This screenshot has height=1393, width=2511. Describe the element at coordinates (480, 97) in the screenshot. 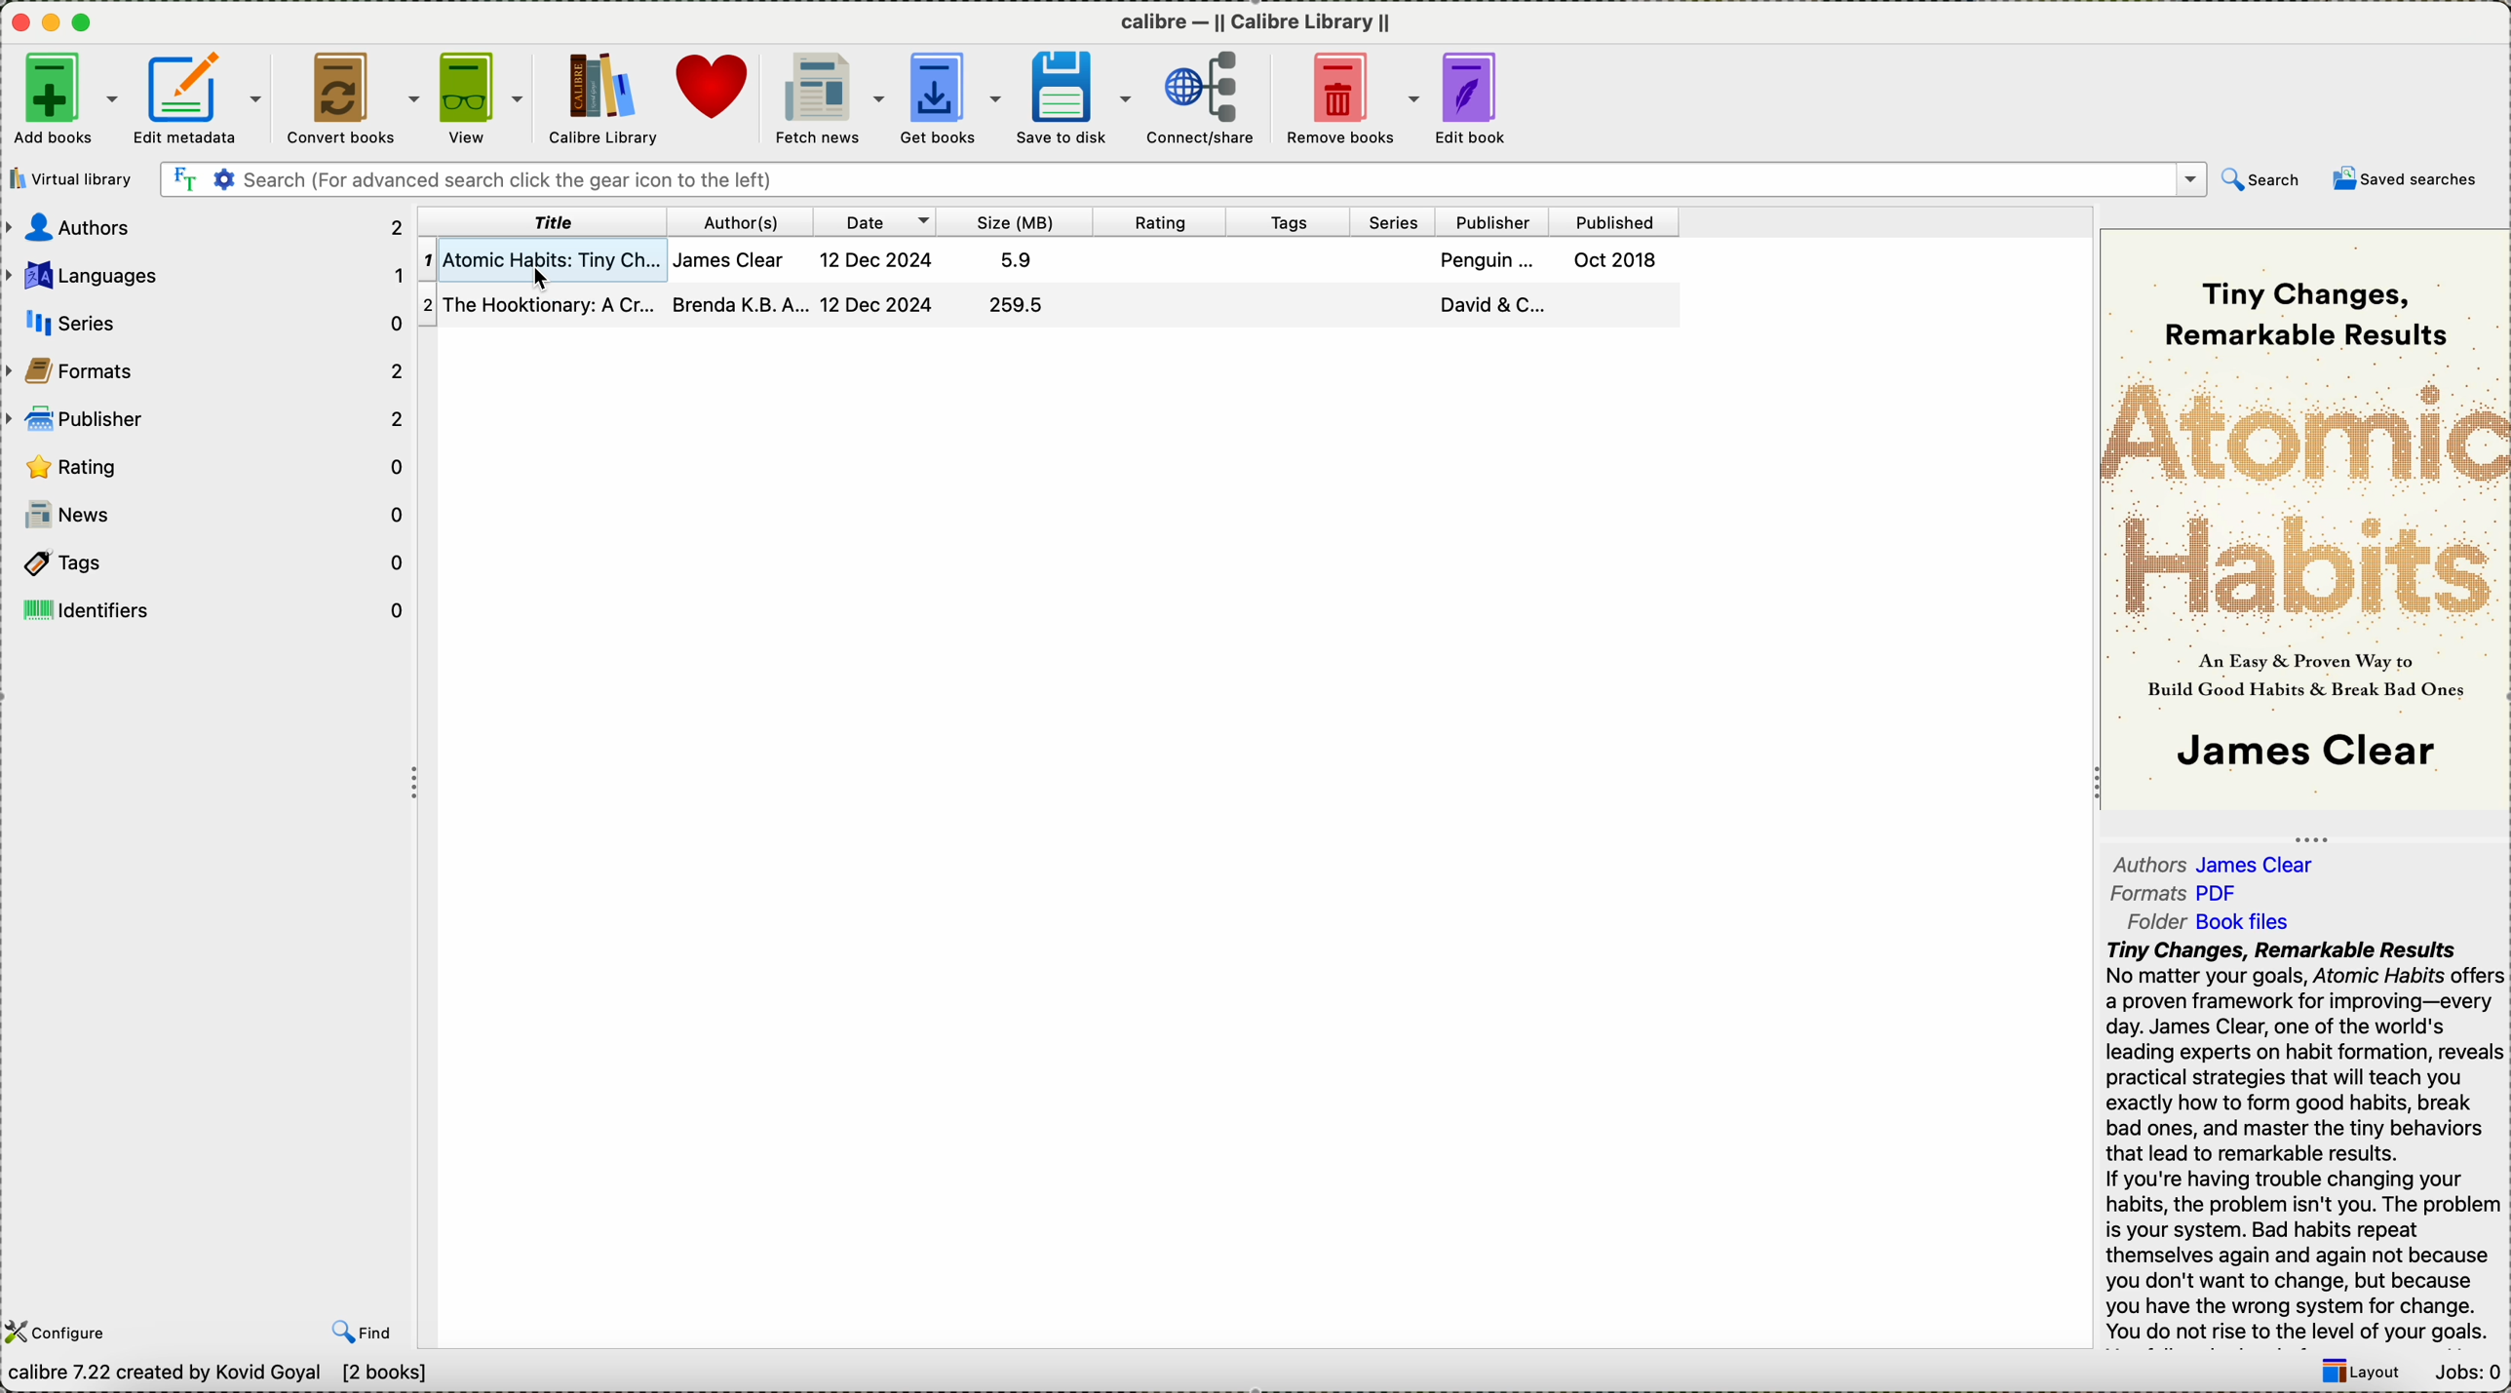

I see `view` at that location.